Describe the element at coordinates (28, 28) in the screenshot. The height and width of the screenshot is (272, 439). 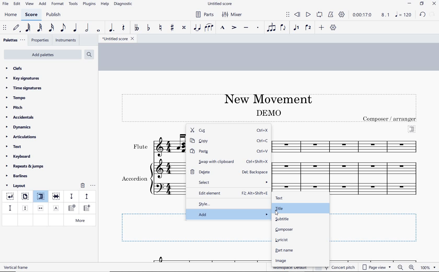
I see `64th note` at that location.